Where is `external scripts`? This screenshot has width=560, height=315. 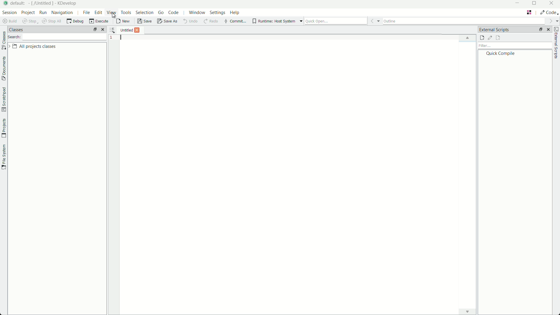
external scripts is located at coordinates (556, 44).